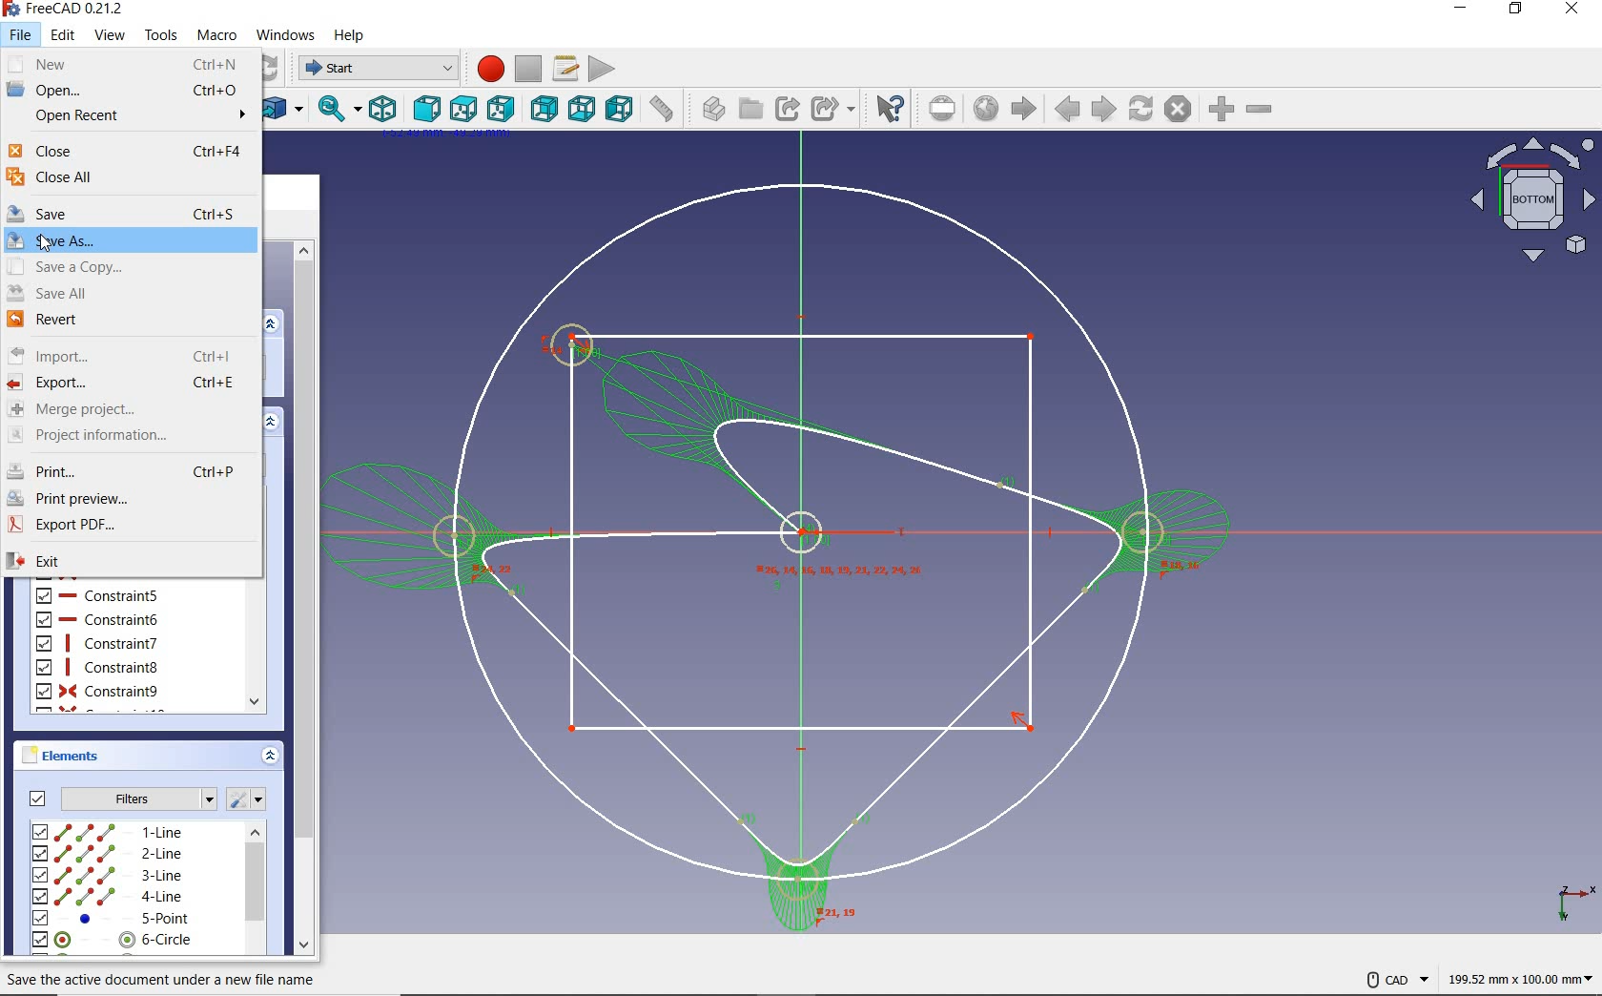  What do you see at coordinates (98, 620) in the screenshot?
I see `constraint6` at bounding box center [98, 620].